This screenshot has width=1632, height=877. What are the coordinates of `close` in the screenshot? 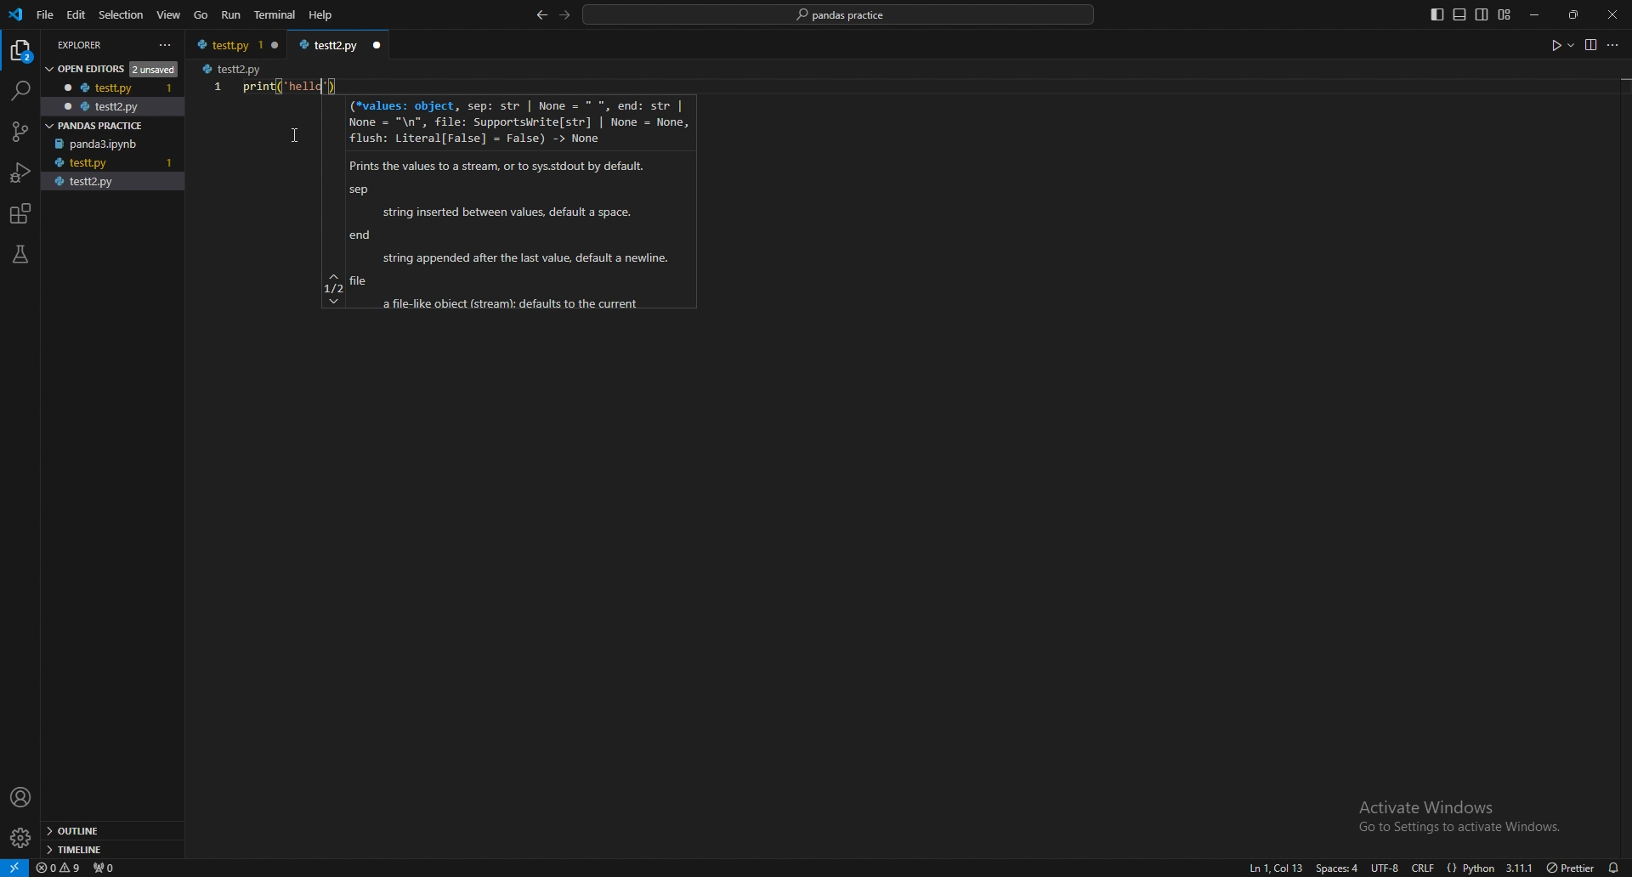 It's located at (1612, 14).